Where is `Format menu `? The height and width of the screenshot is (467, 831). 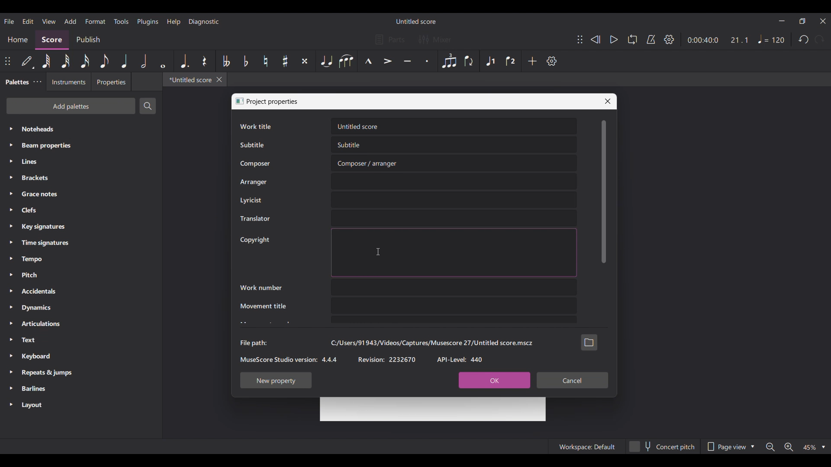 Format menu  is located at coordinates (96, 22).